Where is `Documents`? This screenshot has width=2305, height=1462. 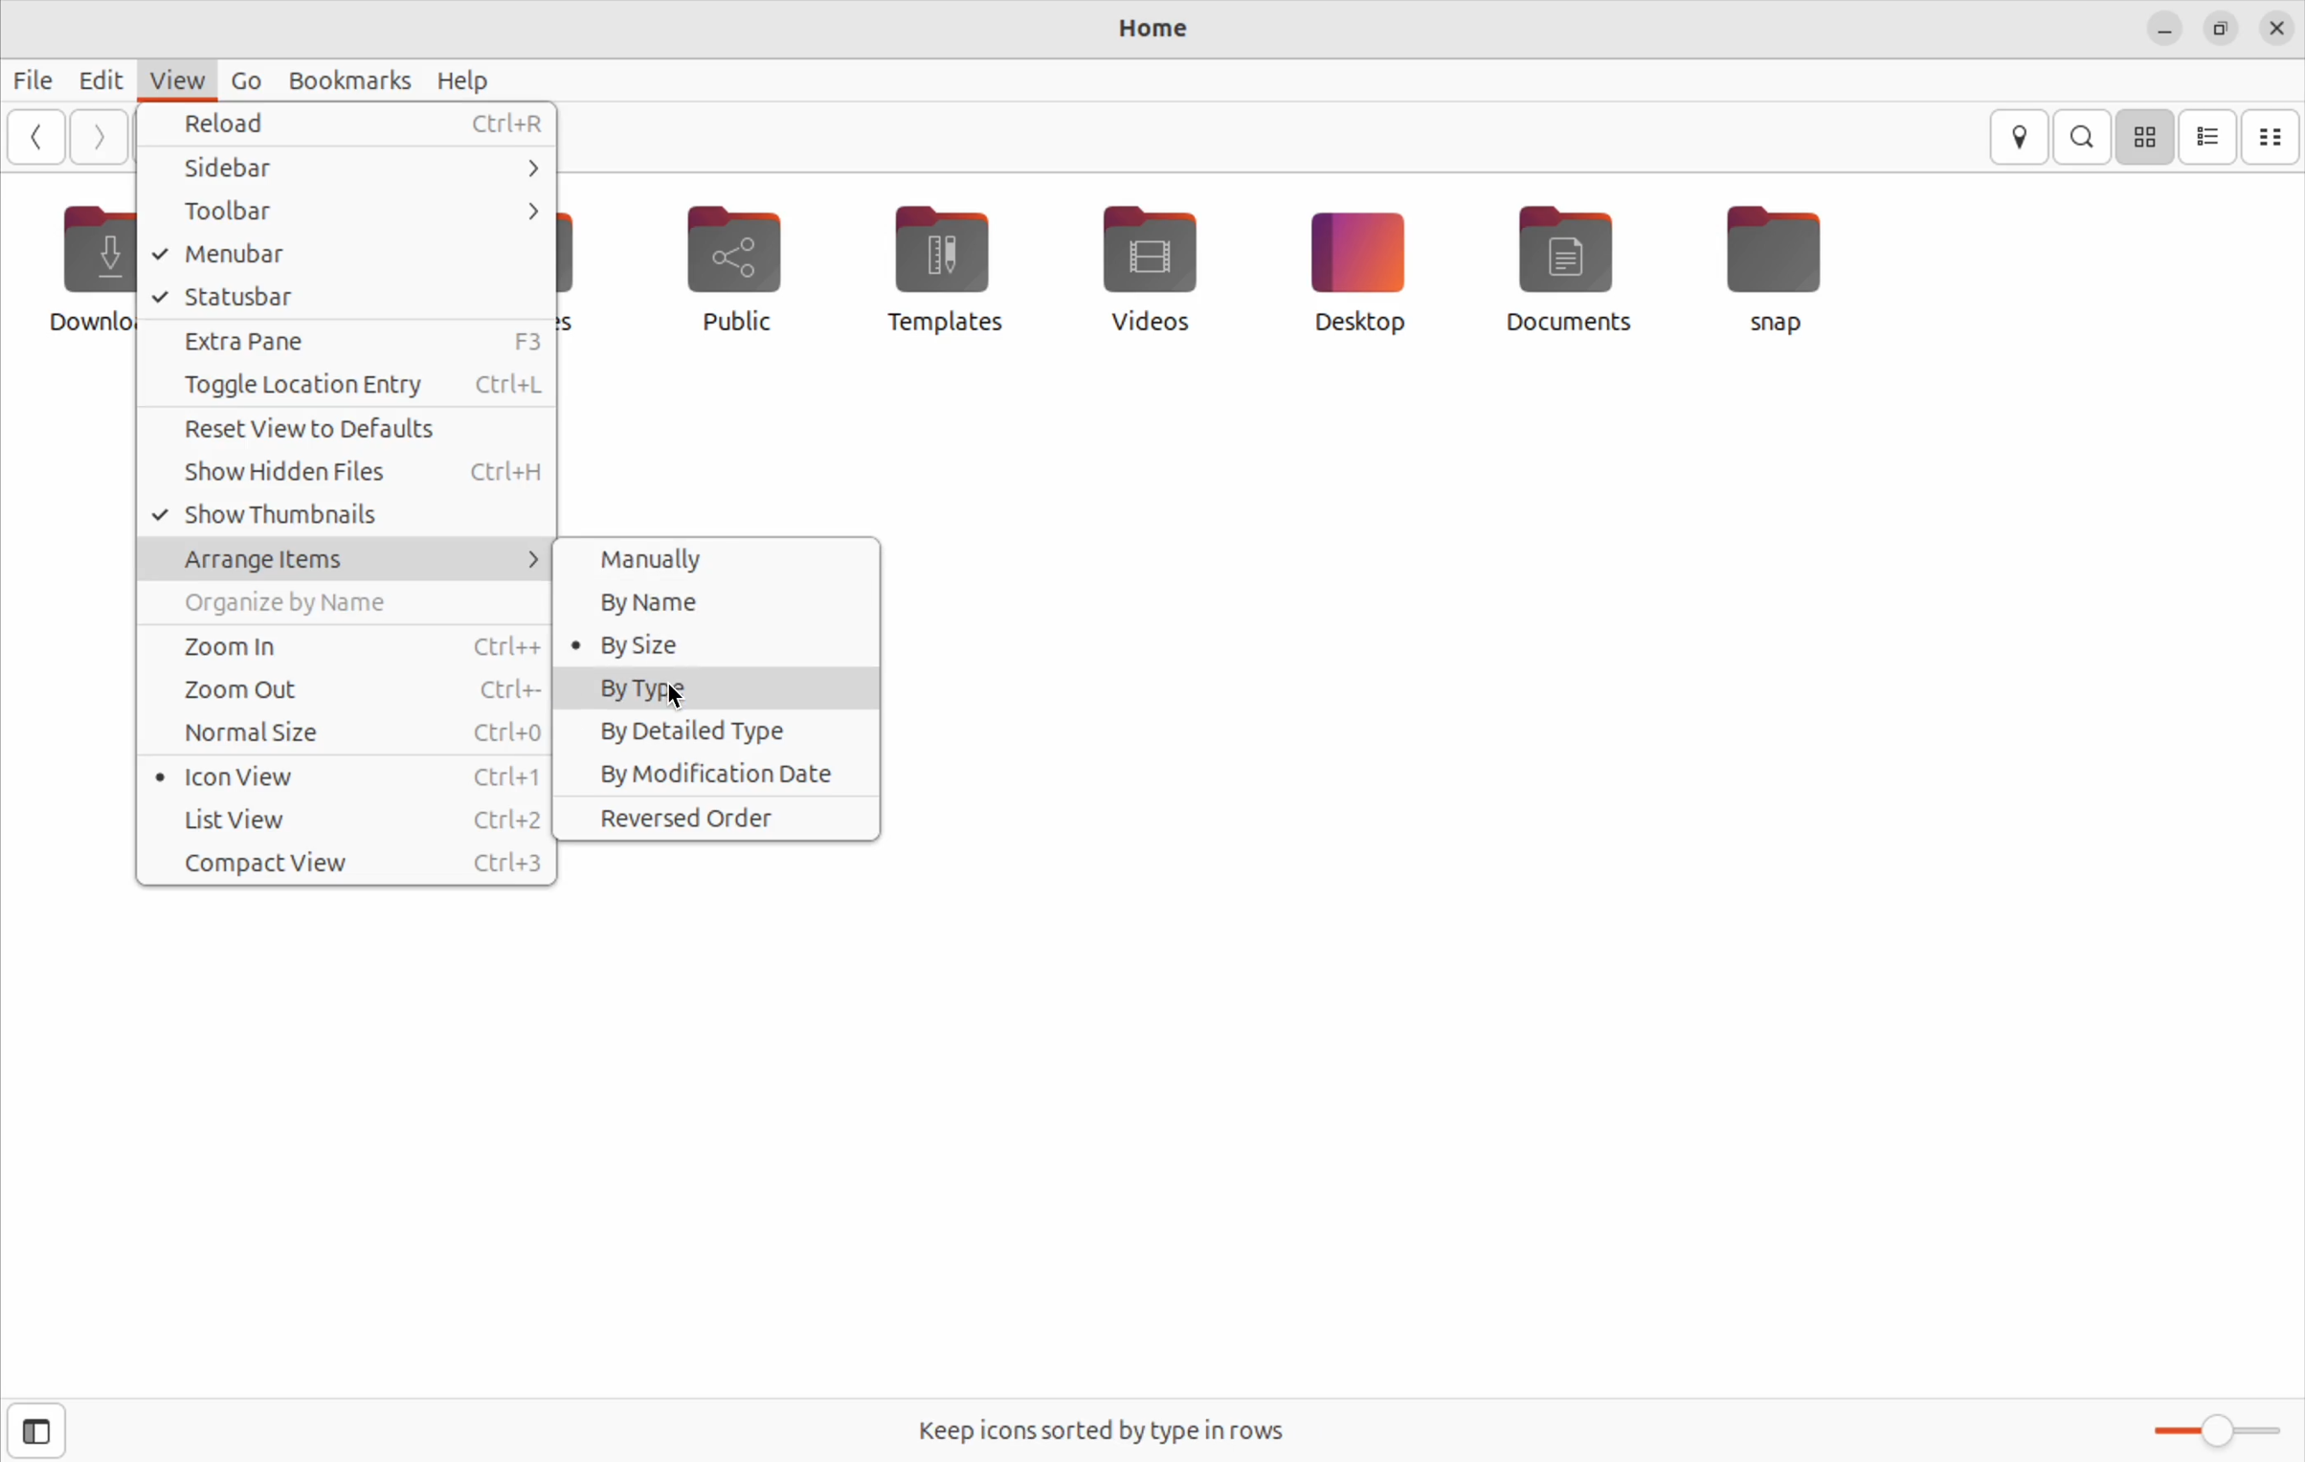 Documents is located at coordinates (1568, 269).